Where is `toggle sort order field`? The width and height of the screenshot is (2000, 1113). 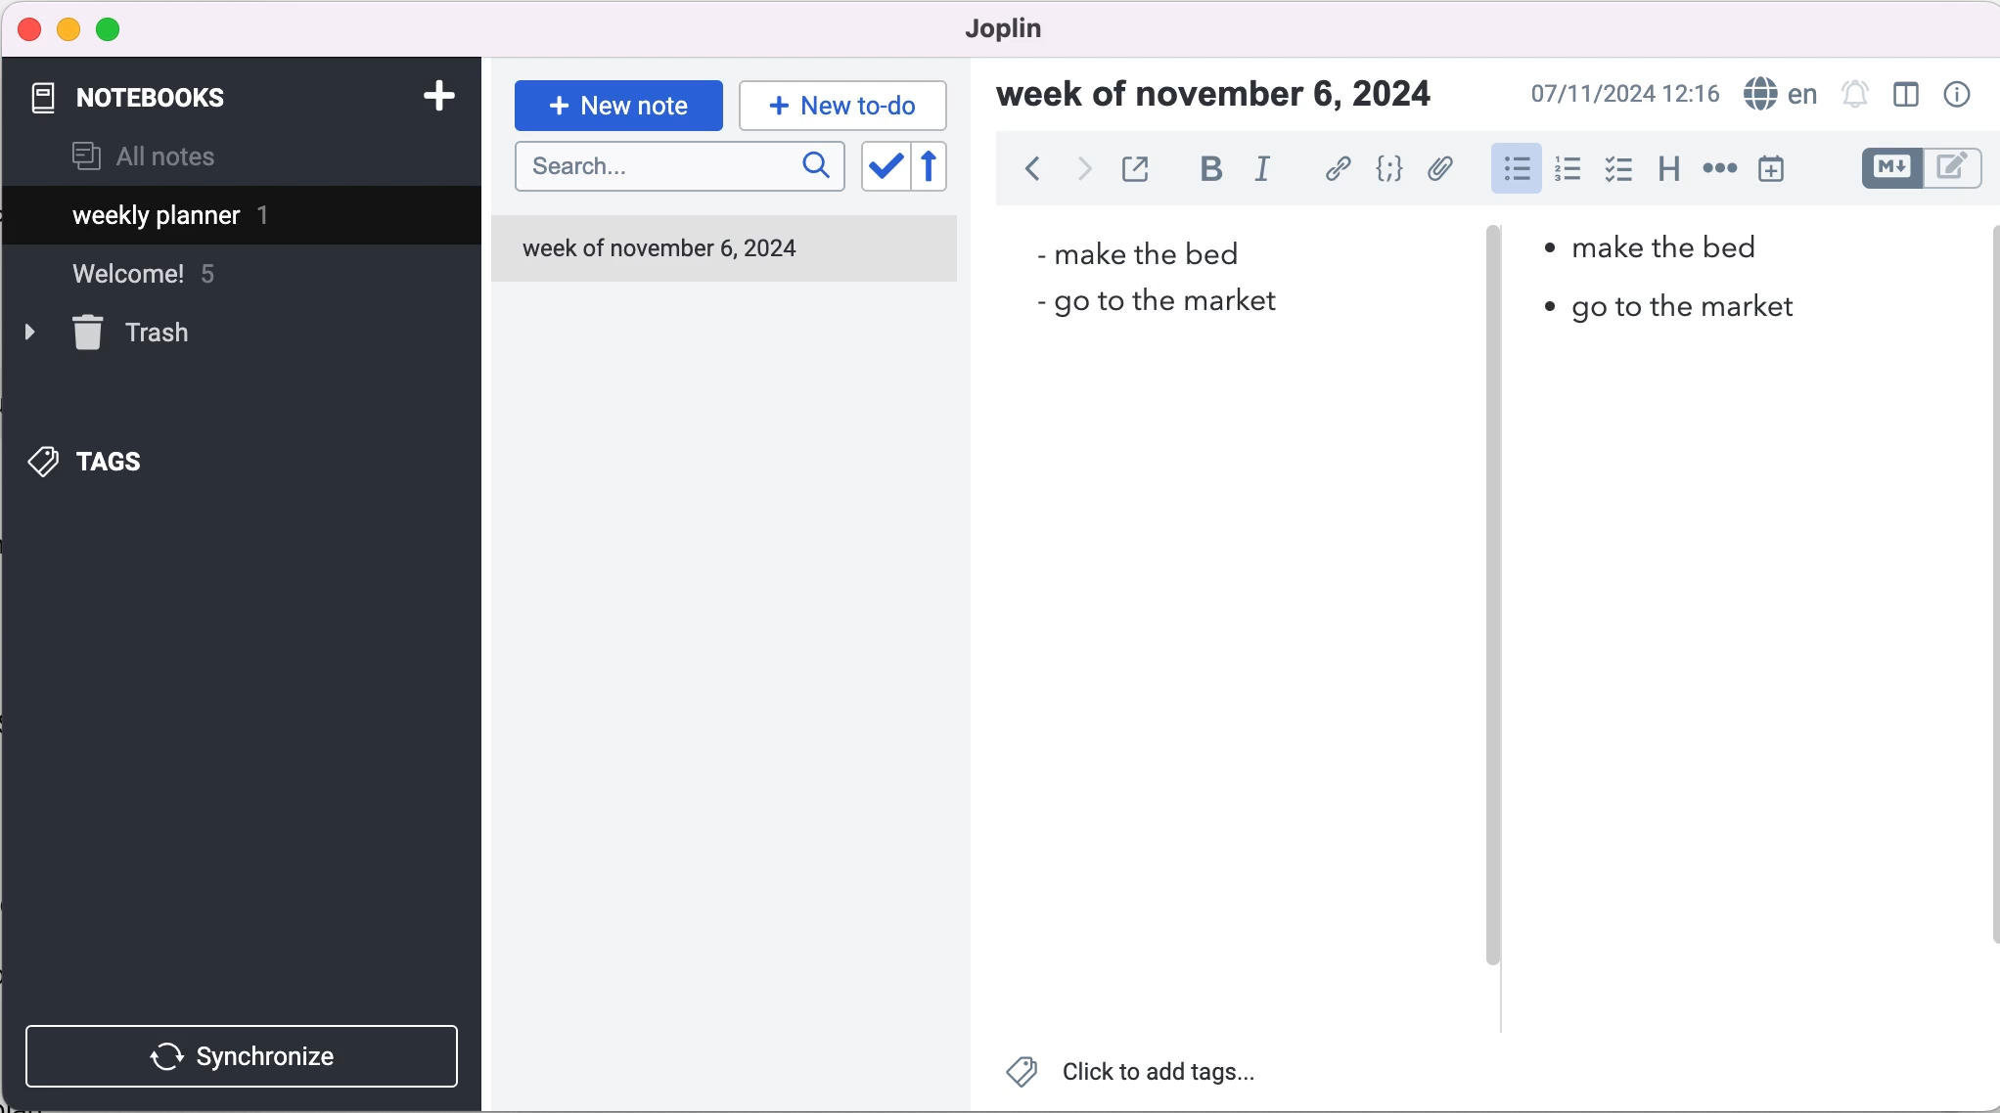
toggle sort order field is located at coordinates (883, 172).